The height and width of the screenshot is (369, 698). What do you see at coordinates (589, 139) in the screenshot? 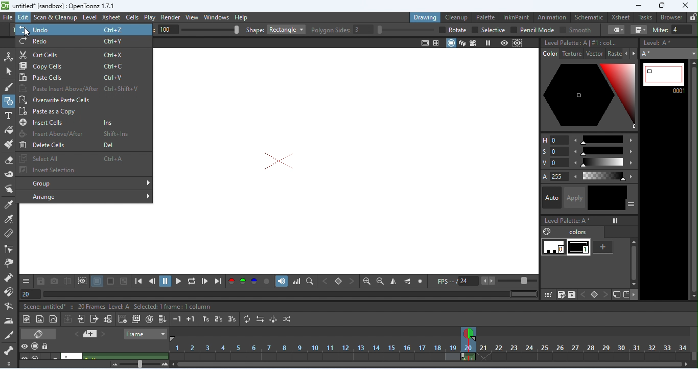
I see `Hue` at bounding box center [589, 139].